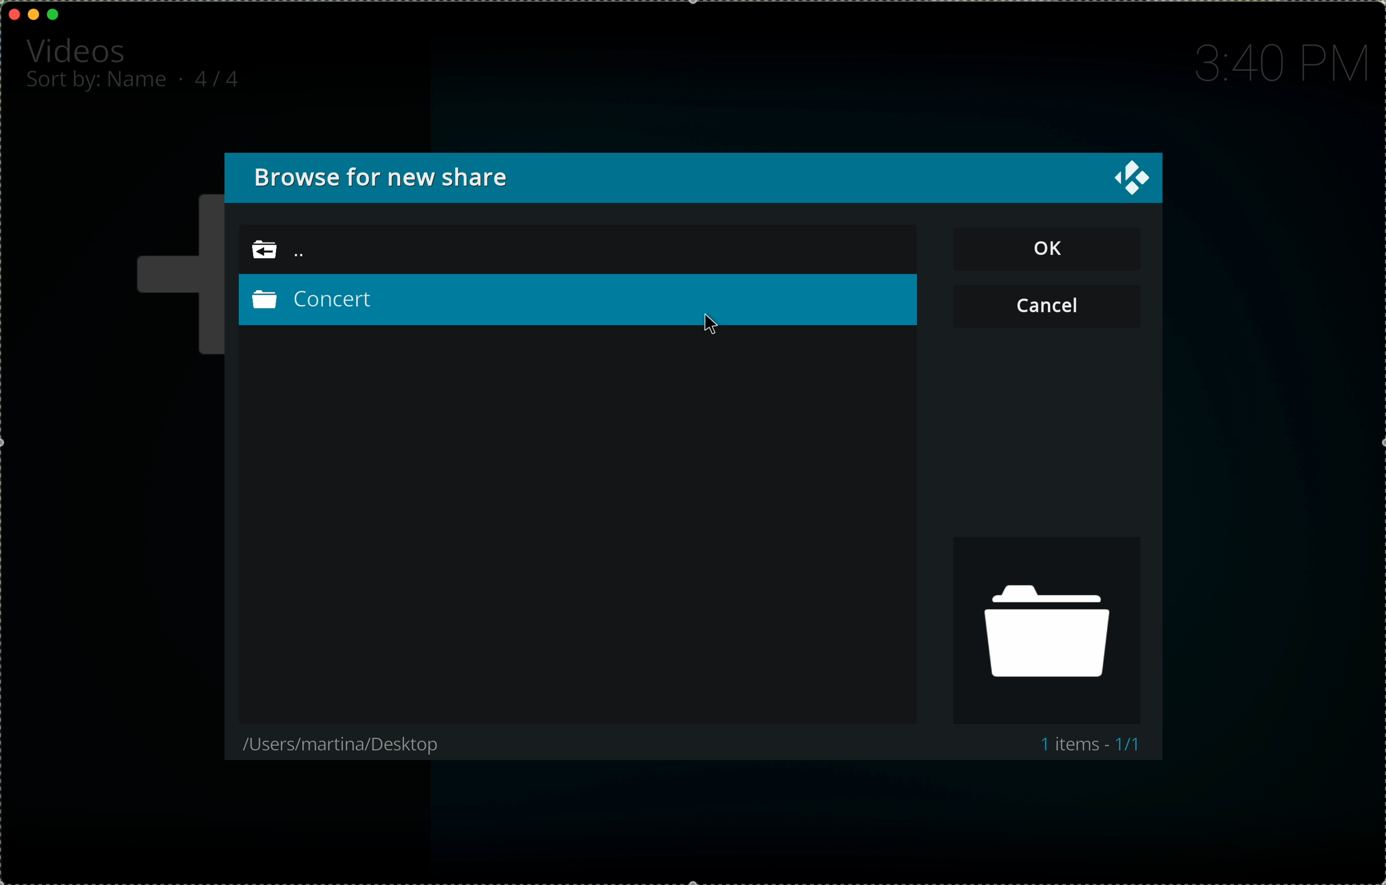 Image resolution: width=1386 pixels, height=885 pixels. I want to click on plus icon, so click(172, 277).